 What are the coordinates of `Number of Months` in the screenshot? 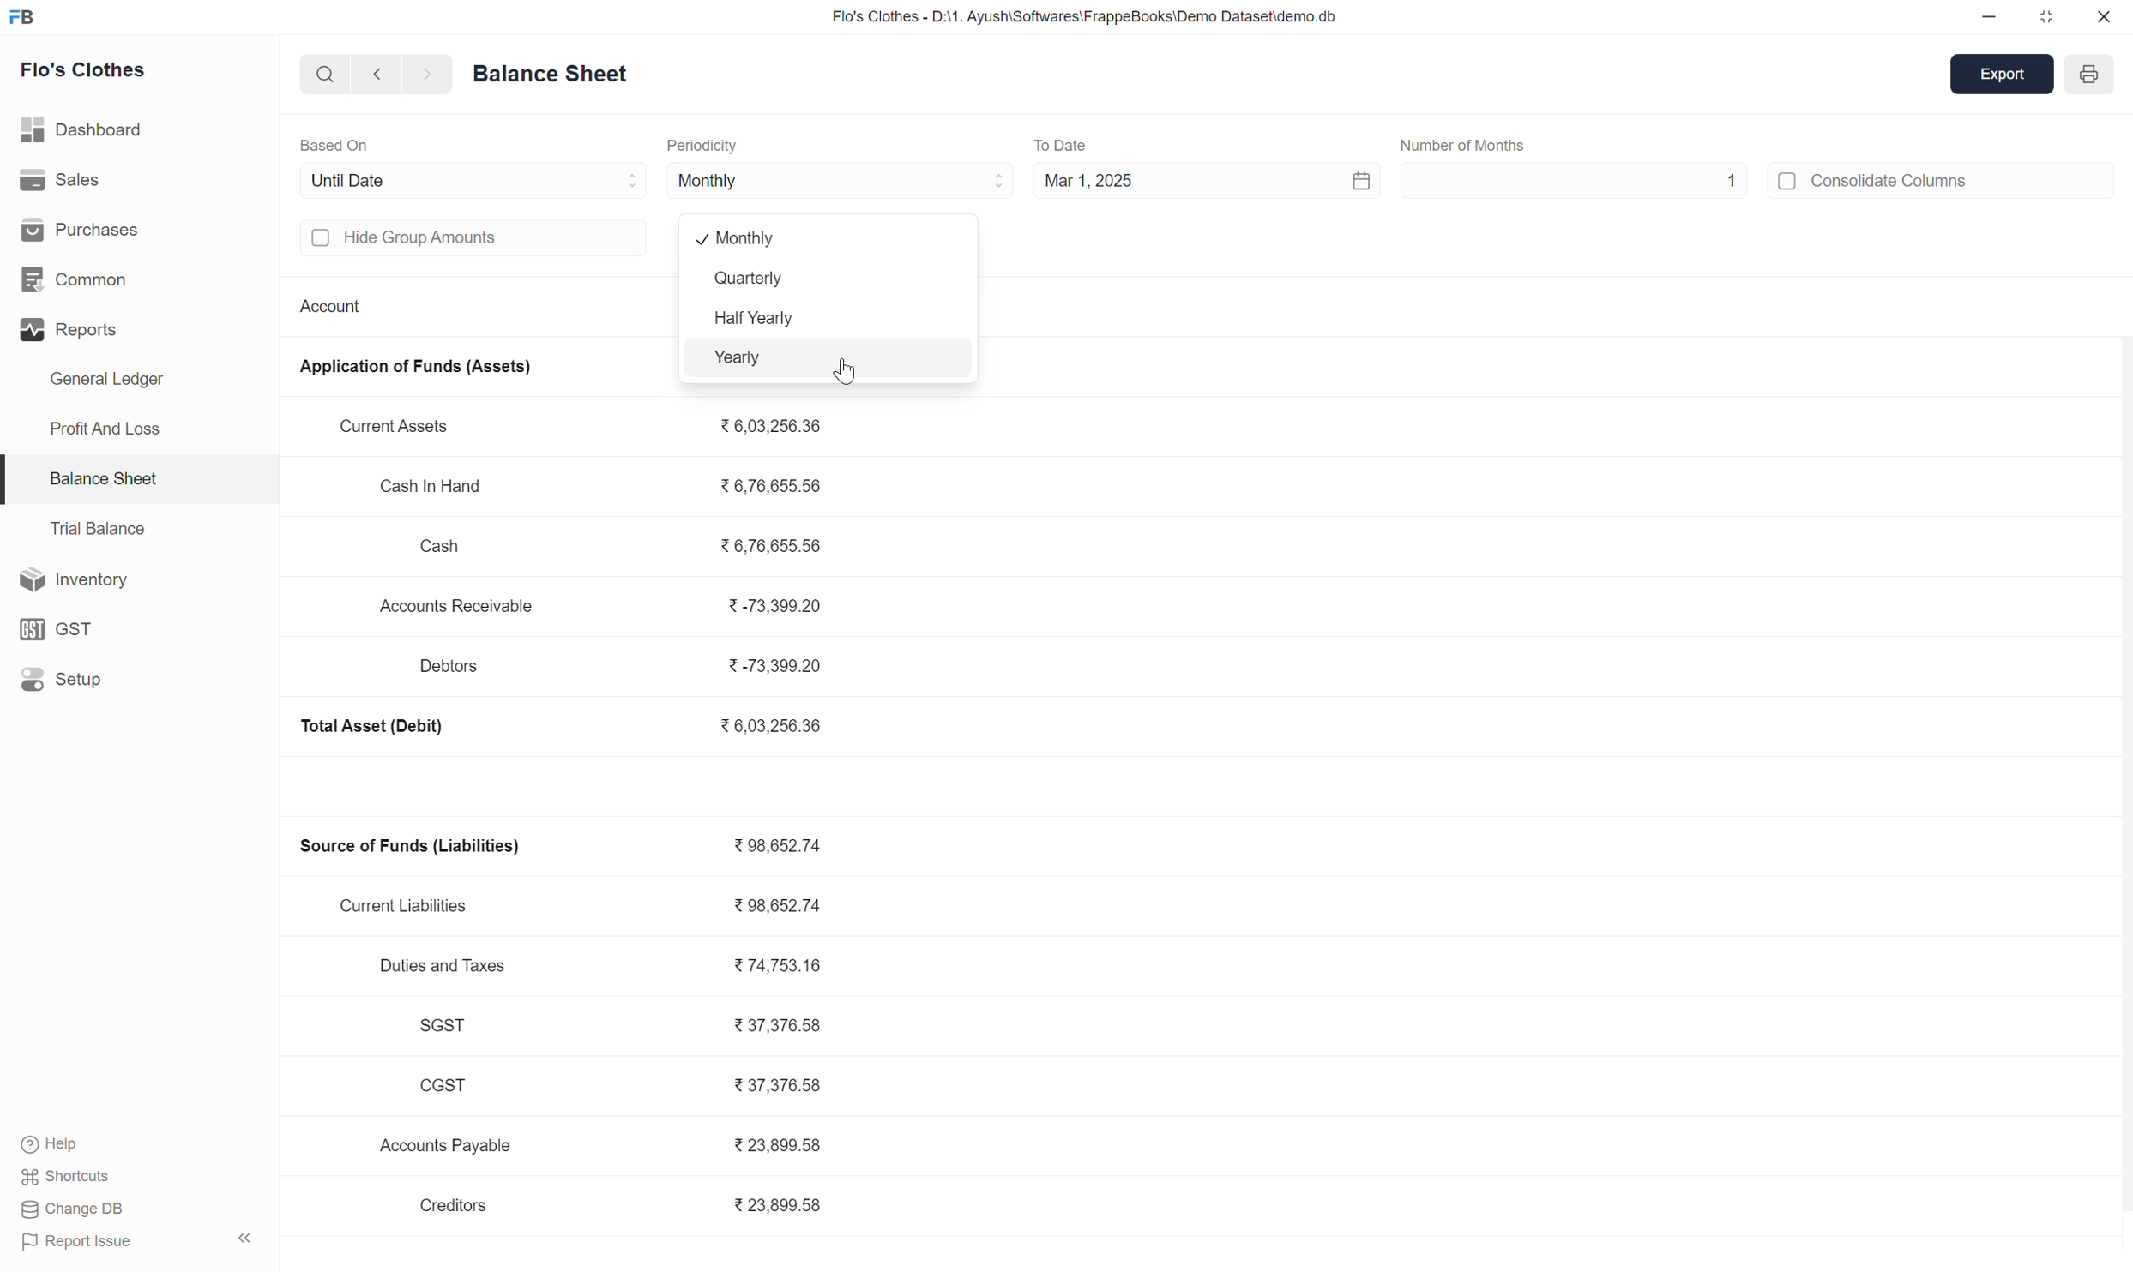 It's located at (1473, 147).